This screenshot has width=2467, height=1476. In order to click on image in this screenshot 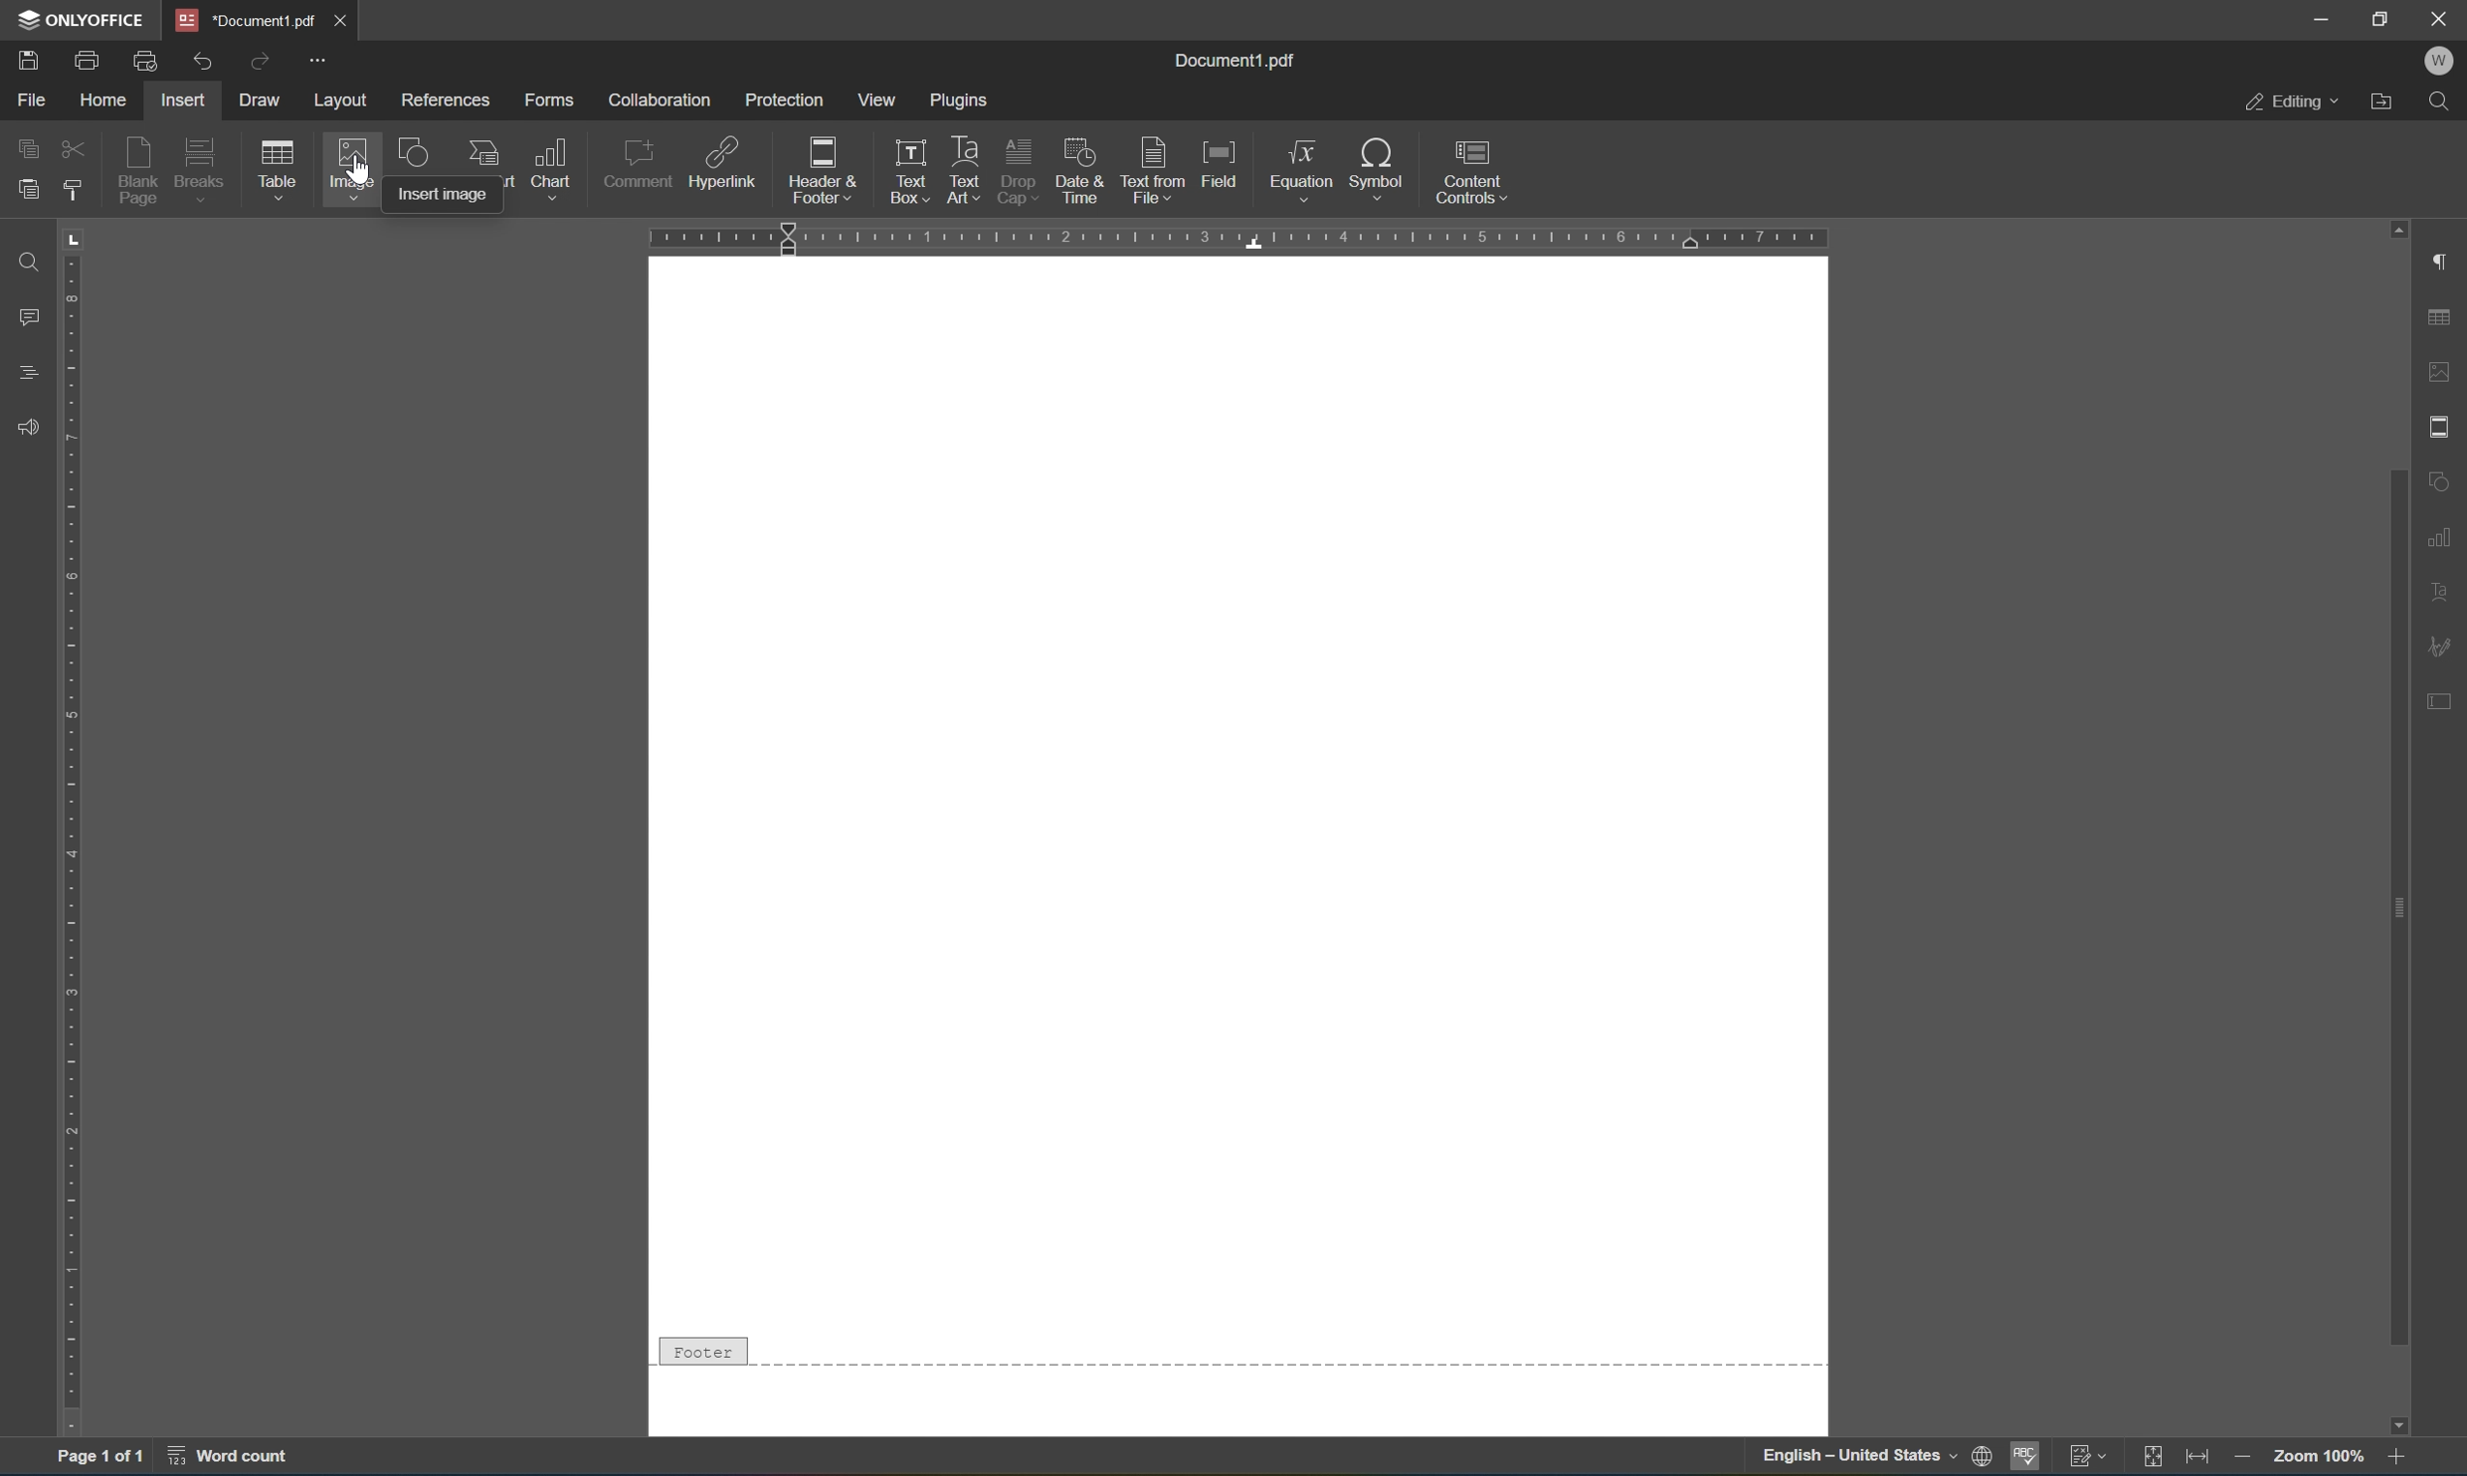, I will do `click(346, 173)`.